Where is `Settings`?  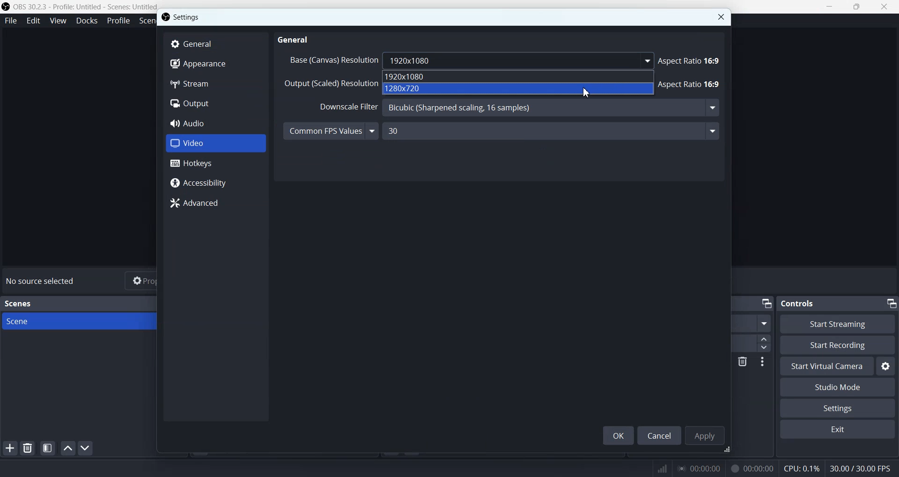 Settings is located at coordinates (838, 408).